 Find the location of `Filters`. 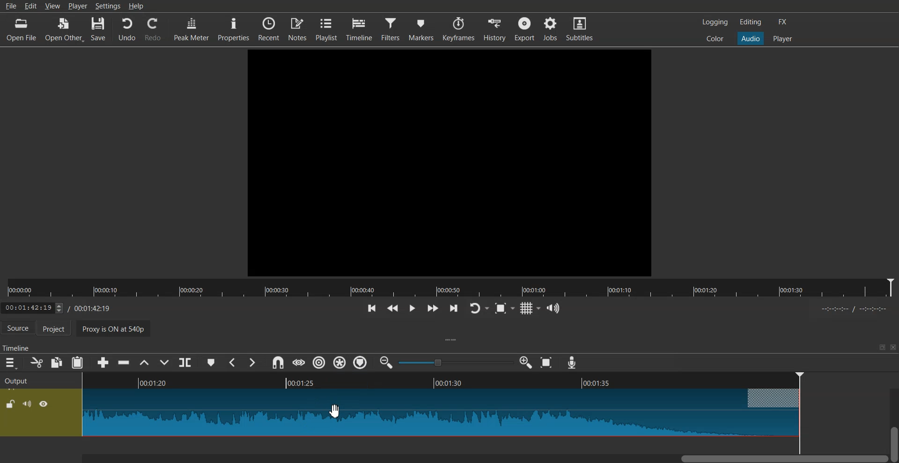

Filters is located at coordinates (392, 29).